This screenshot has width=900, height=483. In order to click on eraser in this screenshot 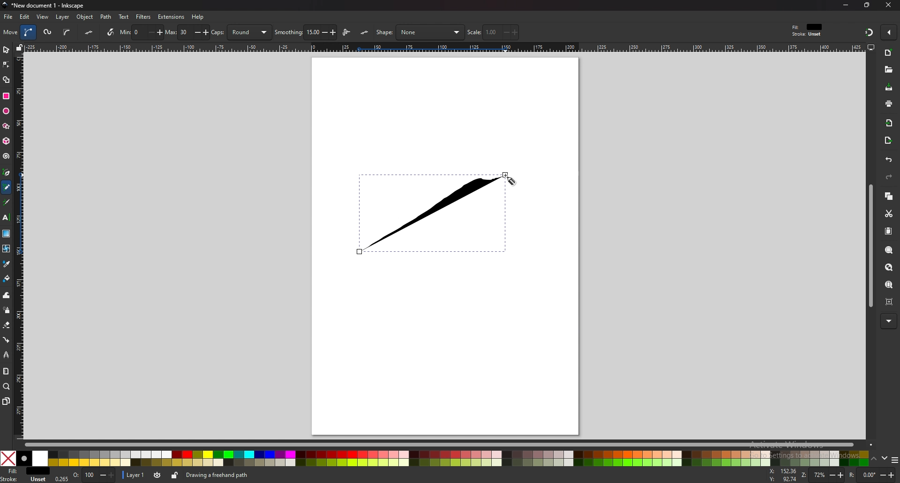, I will do `click(7, 325)`.